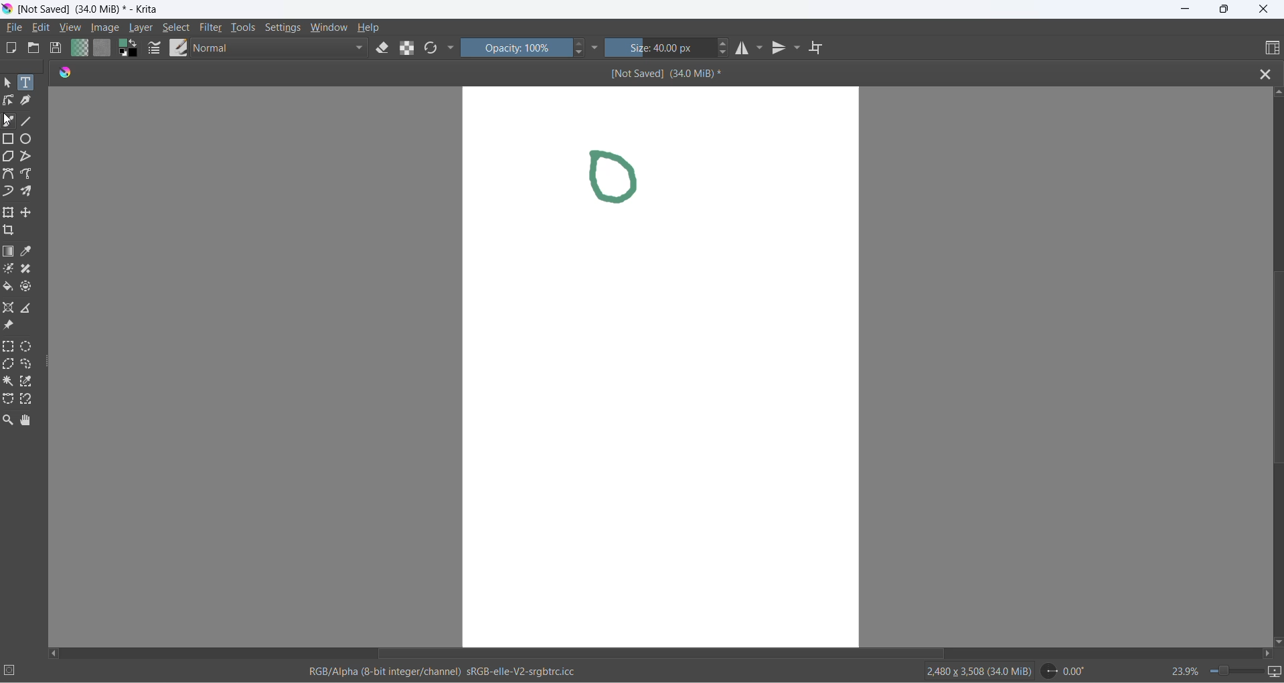 The height and width of the screenshot is (683, 1284). Describe the element at coordinates (1276, 641) in the screenshot. I see `scroll down button` at that location.